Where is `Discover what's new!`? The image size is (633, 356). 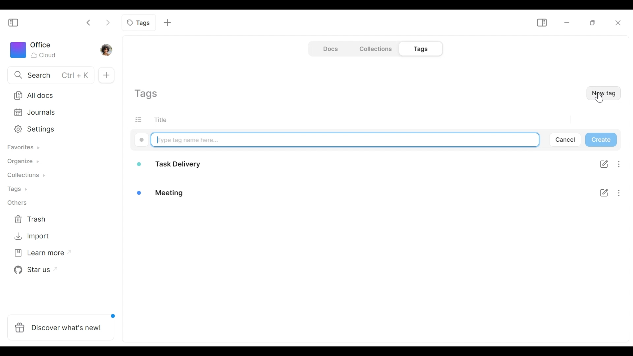
Discover what's new! is located at coordinates (60, 329).